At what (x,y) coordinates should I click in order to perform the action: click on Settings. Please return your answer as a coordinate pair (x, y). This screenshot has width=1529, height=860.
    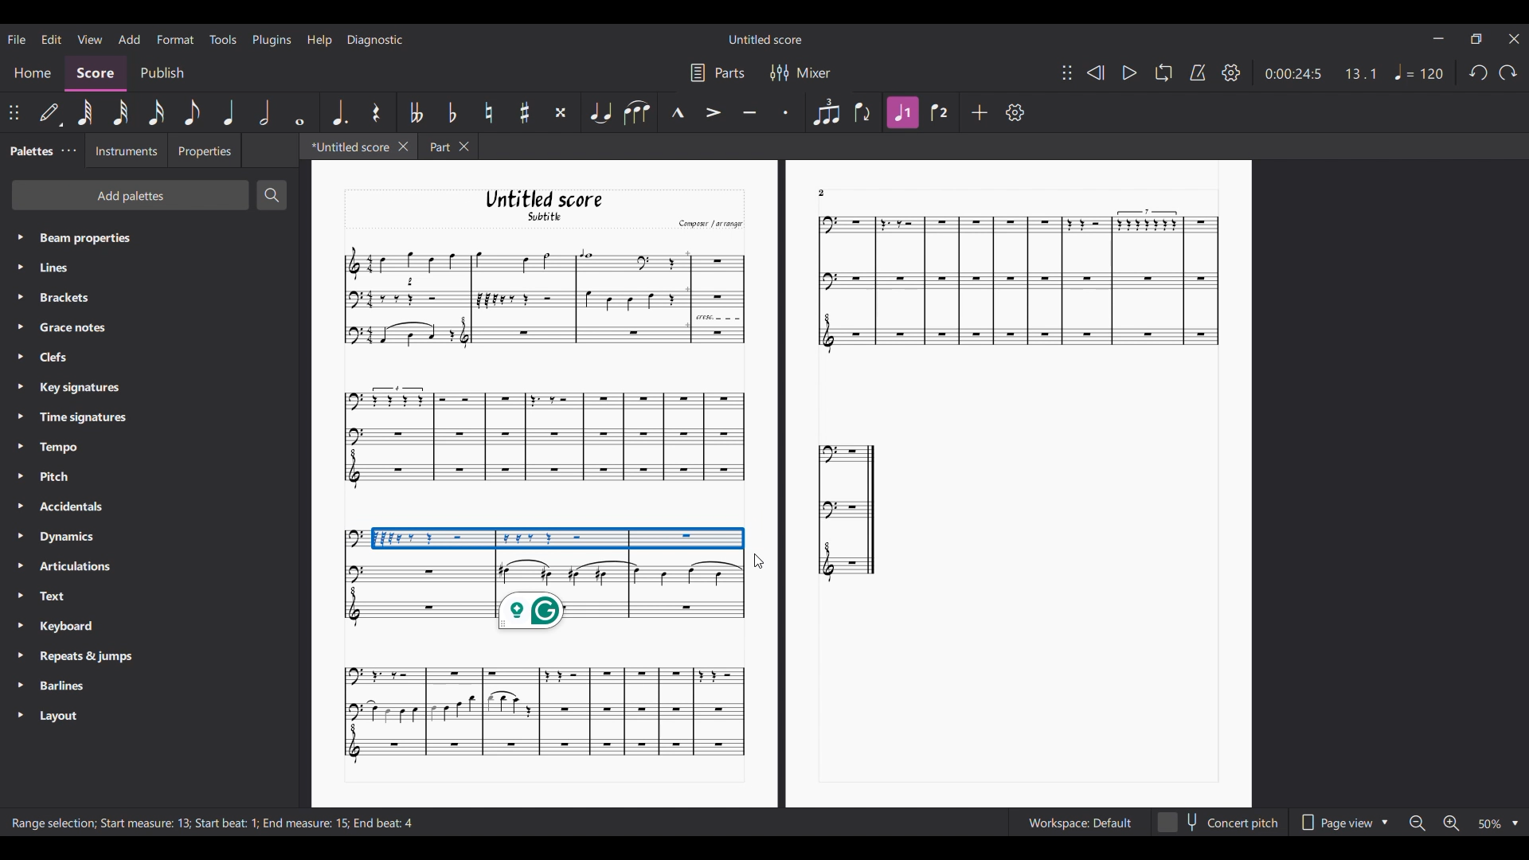
    Looking at the image, I should click on (1015, 112).